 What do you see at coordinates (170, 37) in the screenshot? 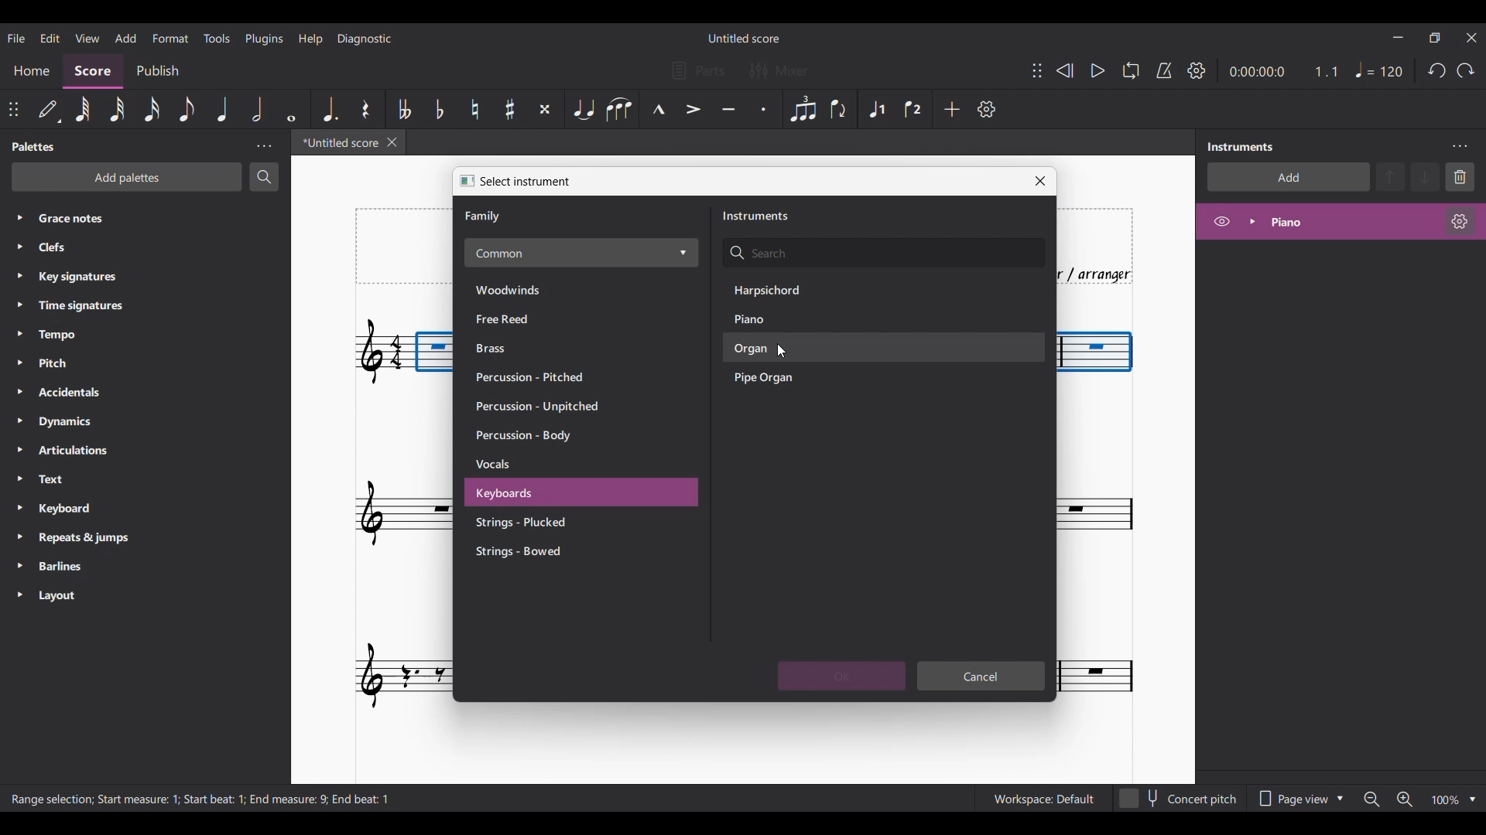
I see `Format menu` at bounding box center [170, 37].